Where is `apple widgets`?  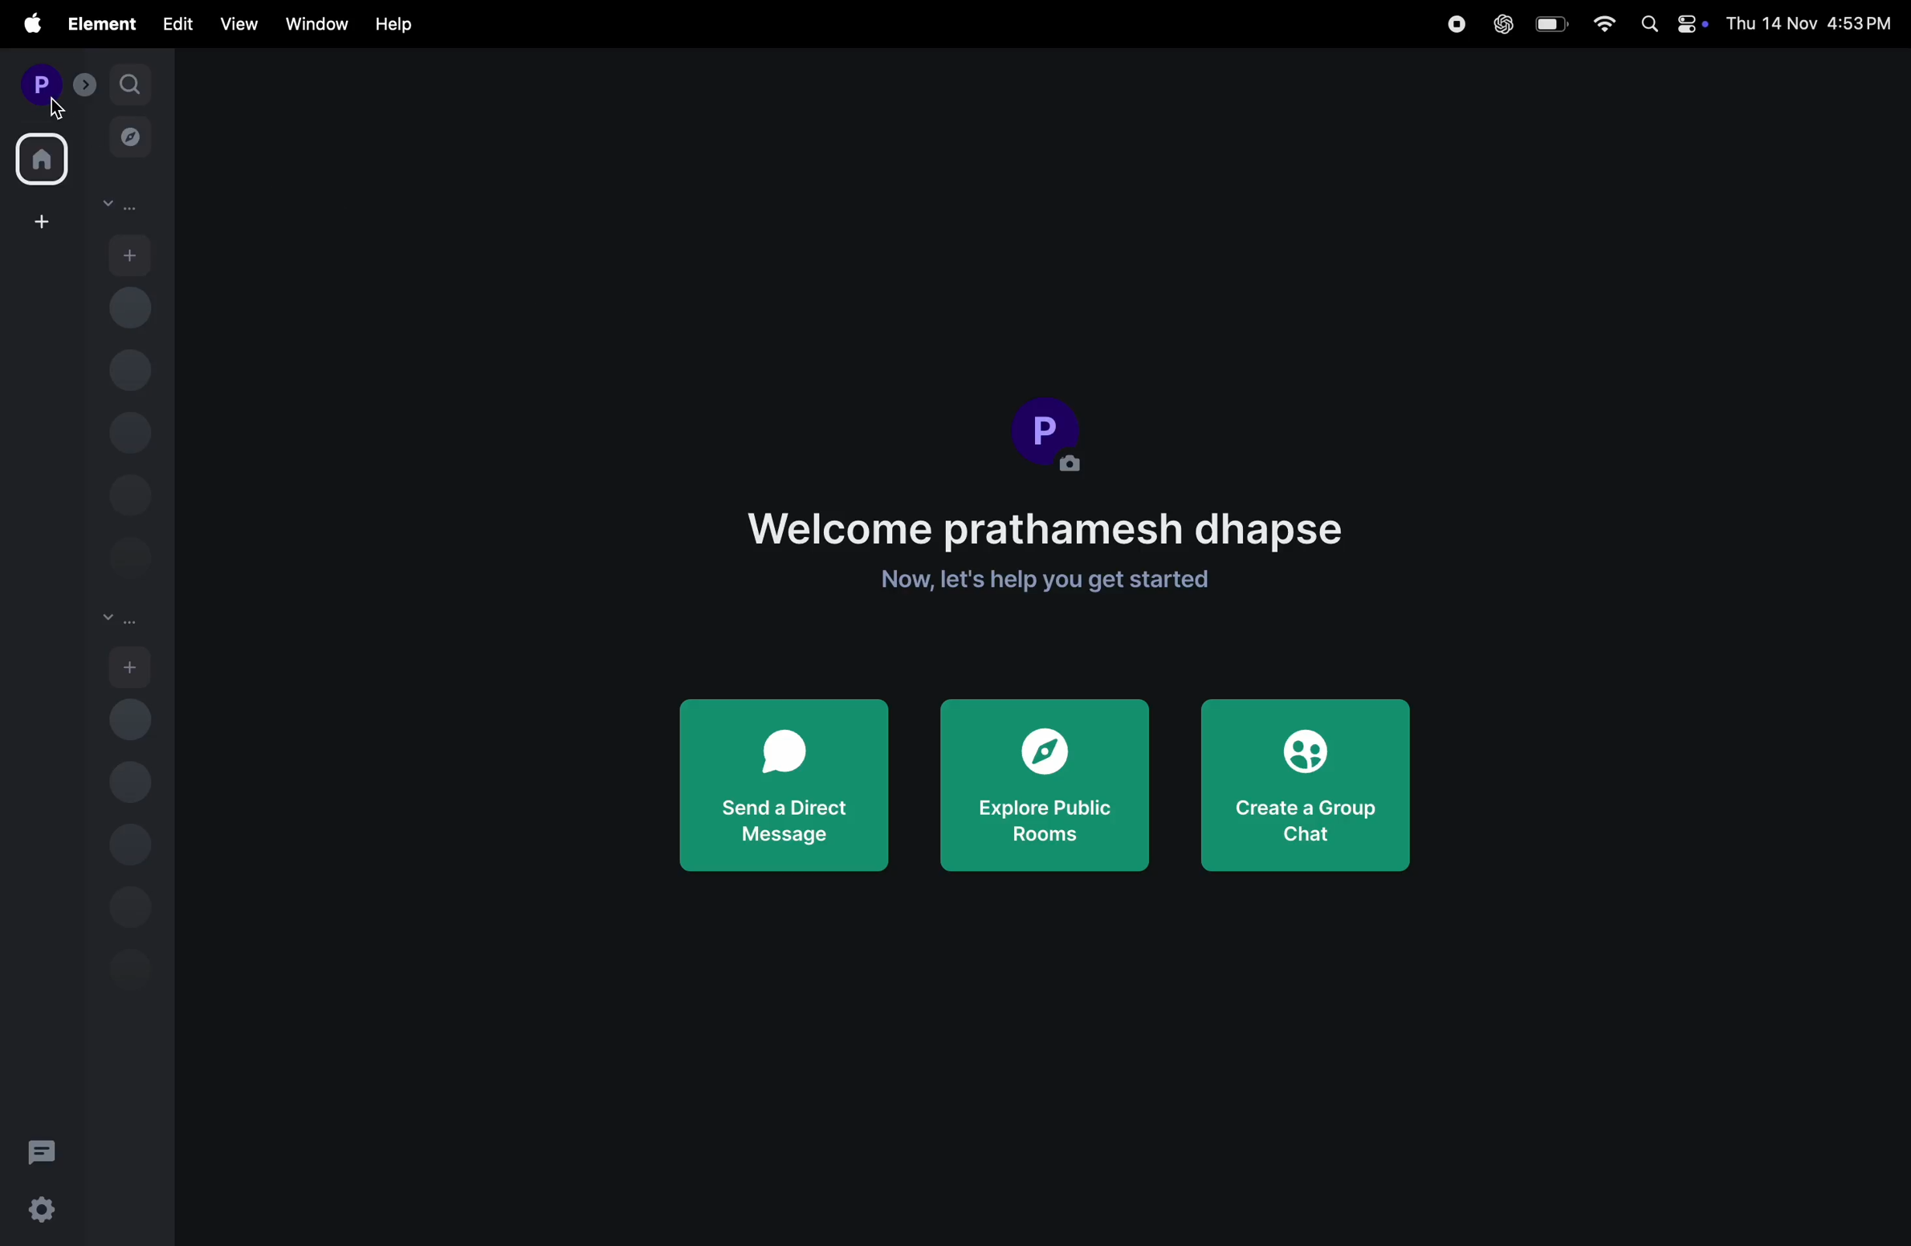
apple widgets is located at coordinates (1694, 27).